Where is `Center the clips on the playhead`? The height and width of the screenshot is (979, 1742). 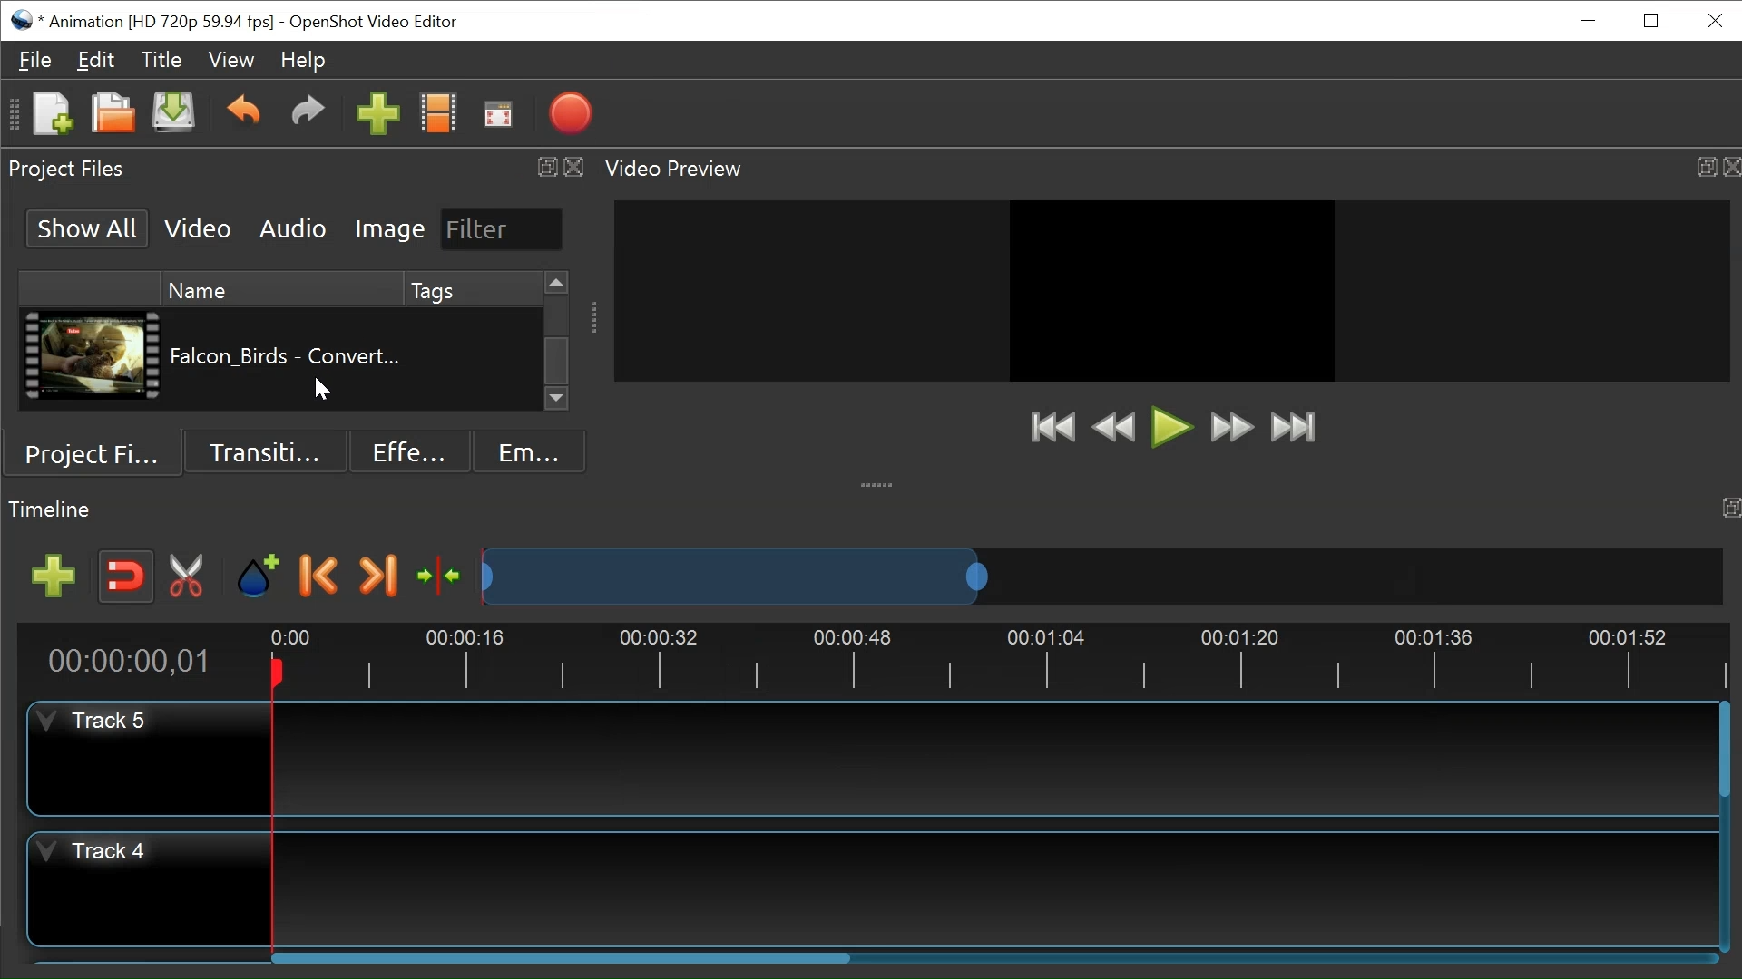
Center the clips on the playhead is located at coordinates (438, 576).